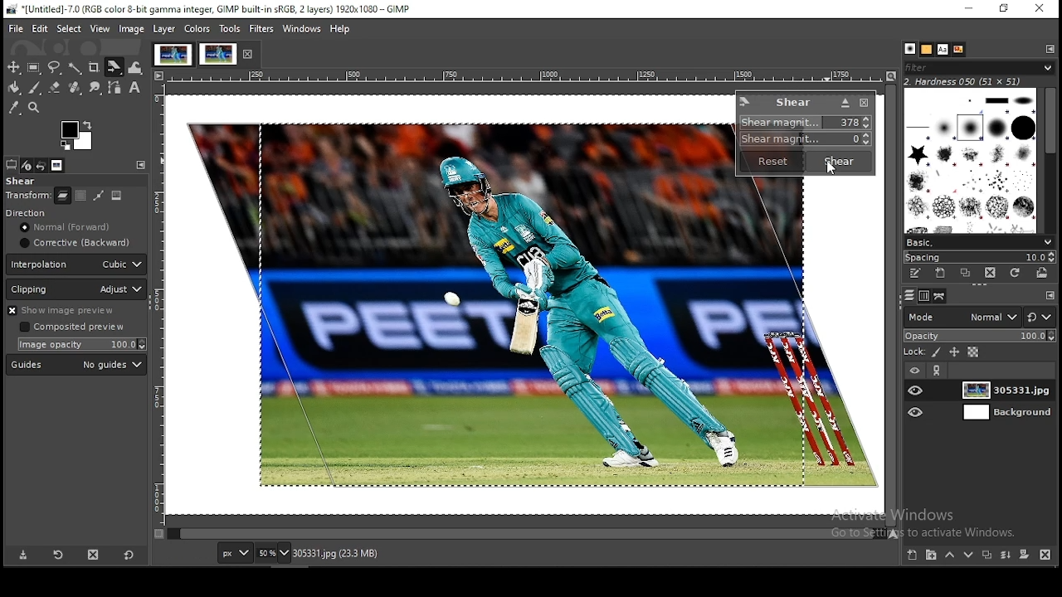 The width and height of the screenshot is (1062, 597). What do you see at coordinates (793, 102) in the screenshot?
I see `shear` at bounding box center [793, 102].